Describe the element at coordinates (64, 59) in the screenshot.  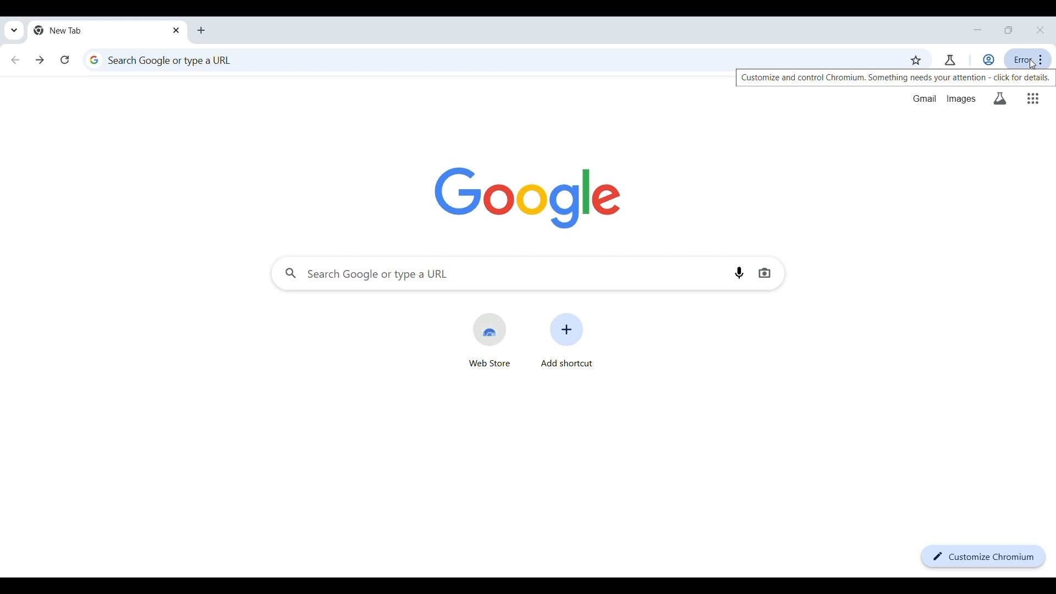
I see `Reload current page` at that location.